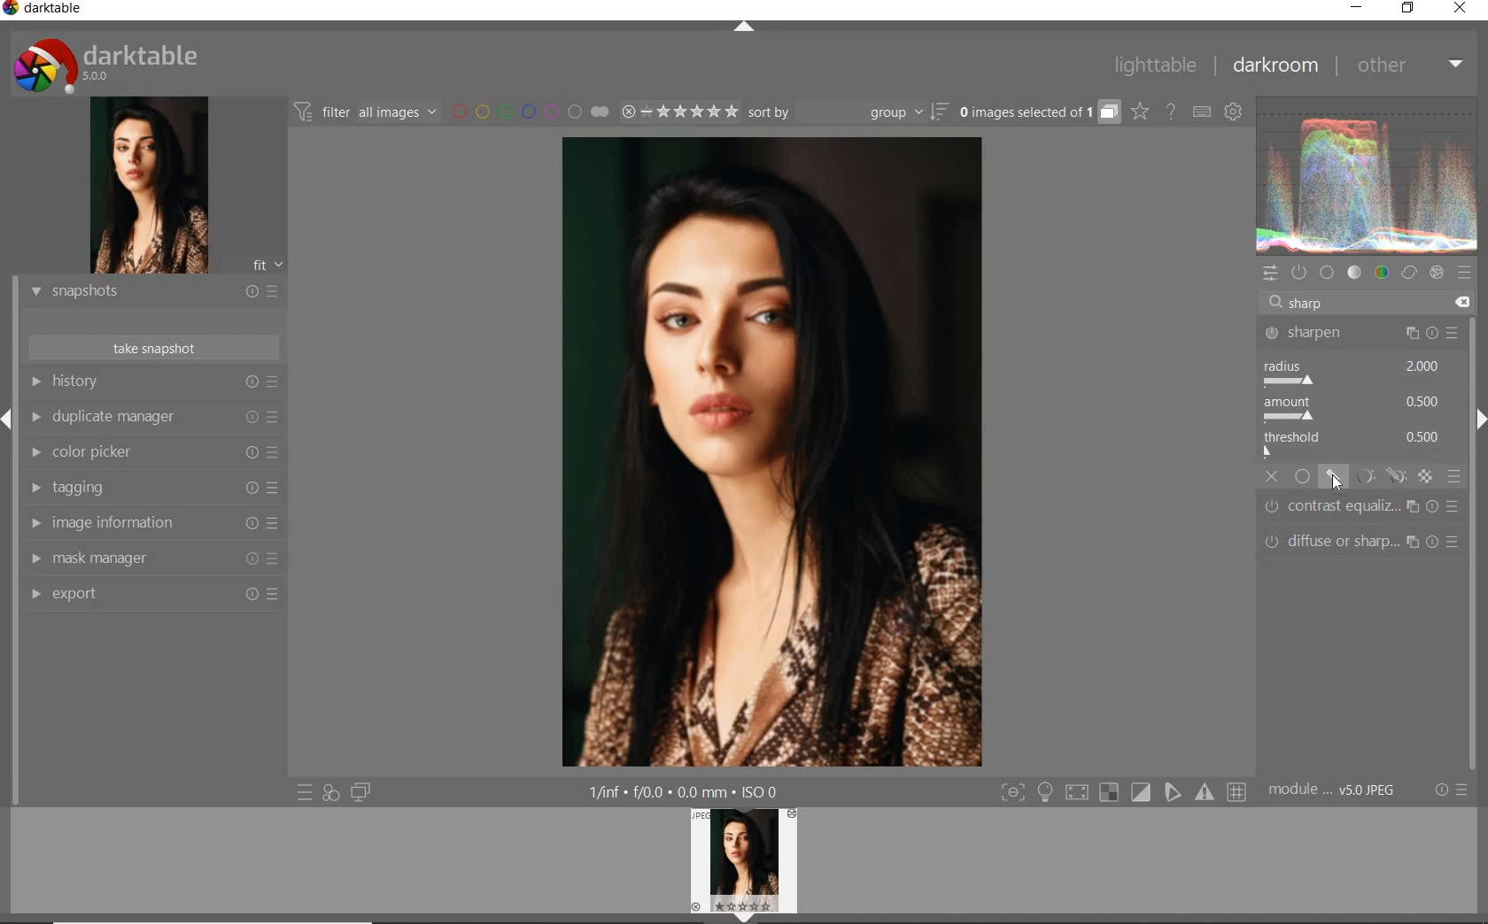  I want to click on lighttable, so click(1155, 66).